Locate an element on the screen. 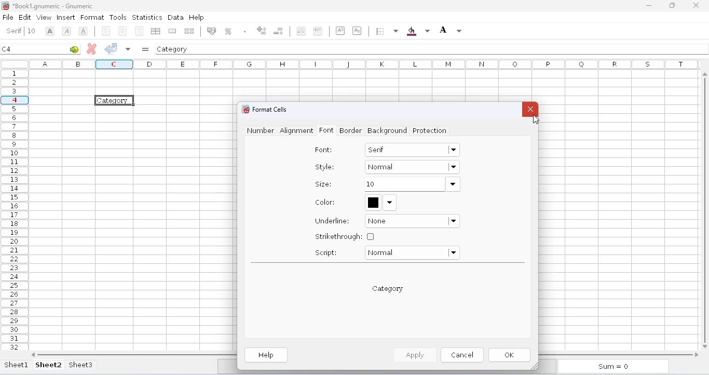 This screenshot has height=375, width=709. center horizontally is located at coordinates (138, 31).